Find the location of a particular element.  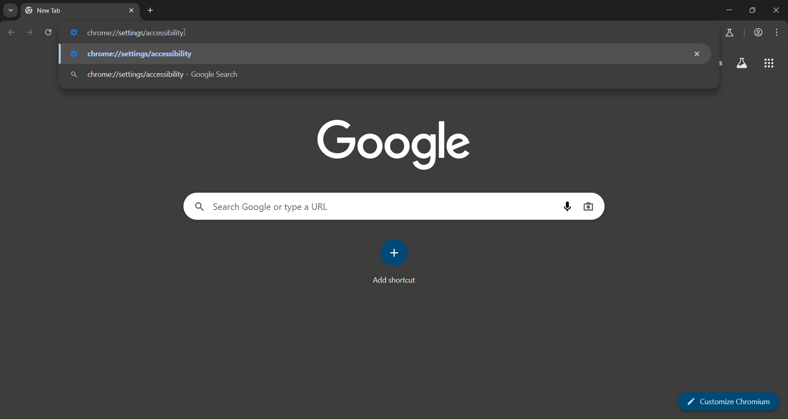

voice search is located at coordinates (566, 207).